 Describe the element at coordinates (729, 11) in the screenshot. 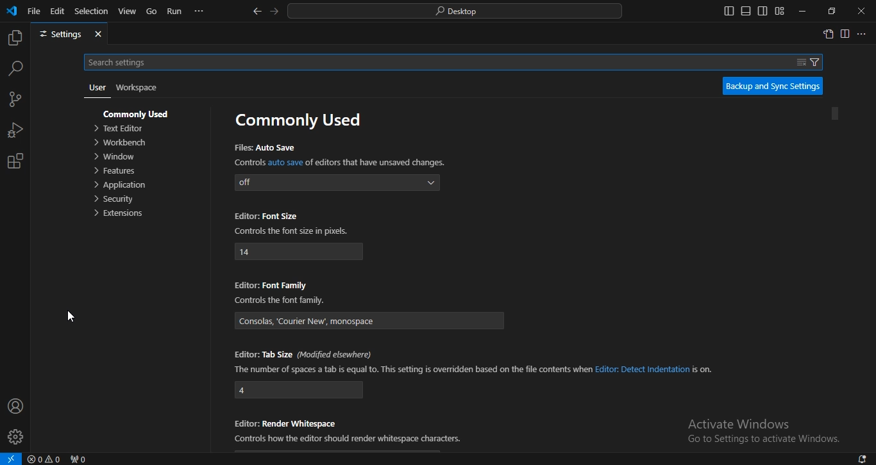

I see `toggle primary side bar` at that location.